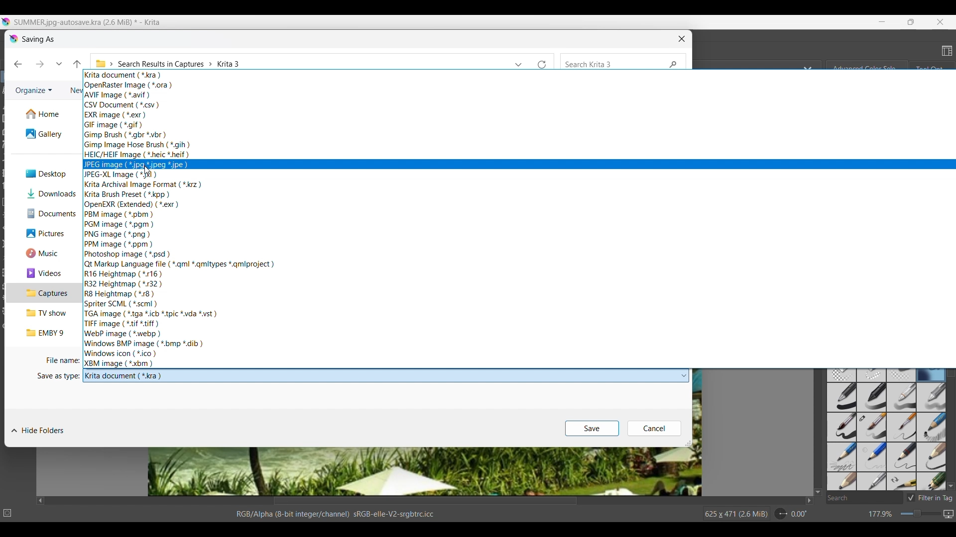 Image resolution: width=956 pixels, height=537 pixels. I want to click on Organize folder options, so click(34, 91).